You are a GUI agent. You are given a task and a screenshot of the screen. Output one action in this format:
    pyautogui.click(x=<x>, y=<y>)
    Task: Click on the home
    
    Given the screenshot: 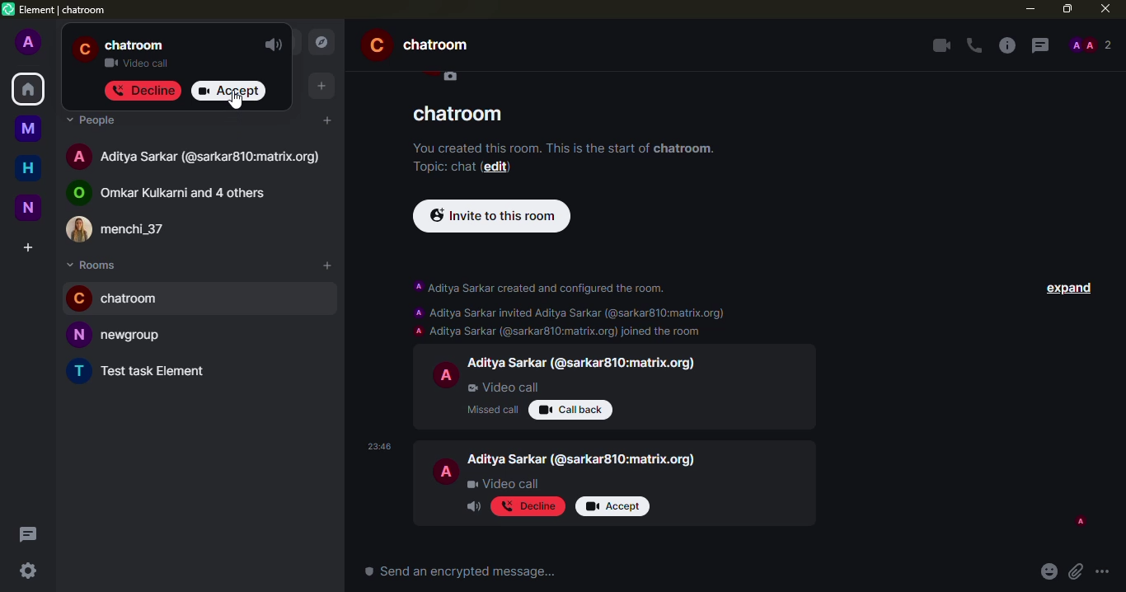 What is the action you would take?
    pyautogui.click(x=27, y=88)
    